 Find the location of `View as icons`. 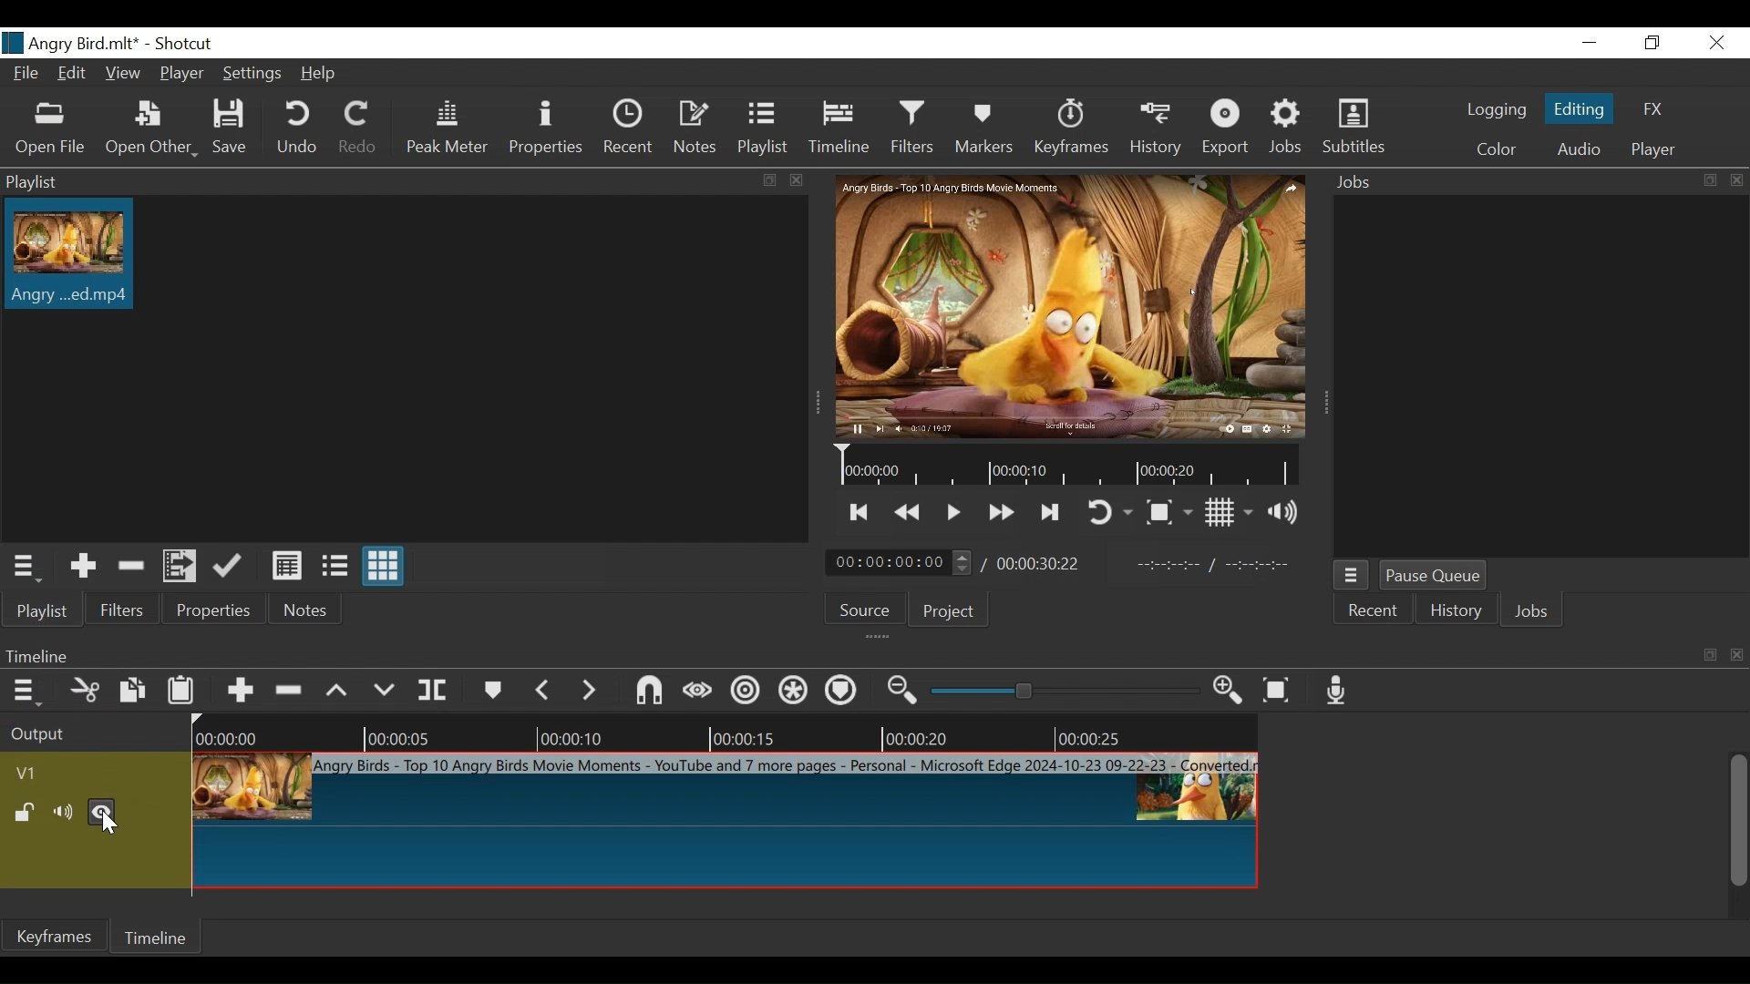

View as icons is located at coordinates (385, 567).